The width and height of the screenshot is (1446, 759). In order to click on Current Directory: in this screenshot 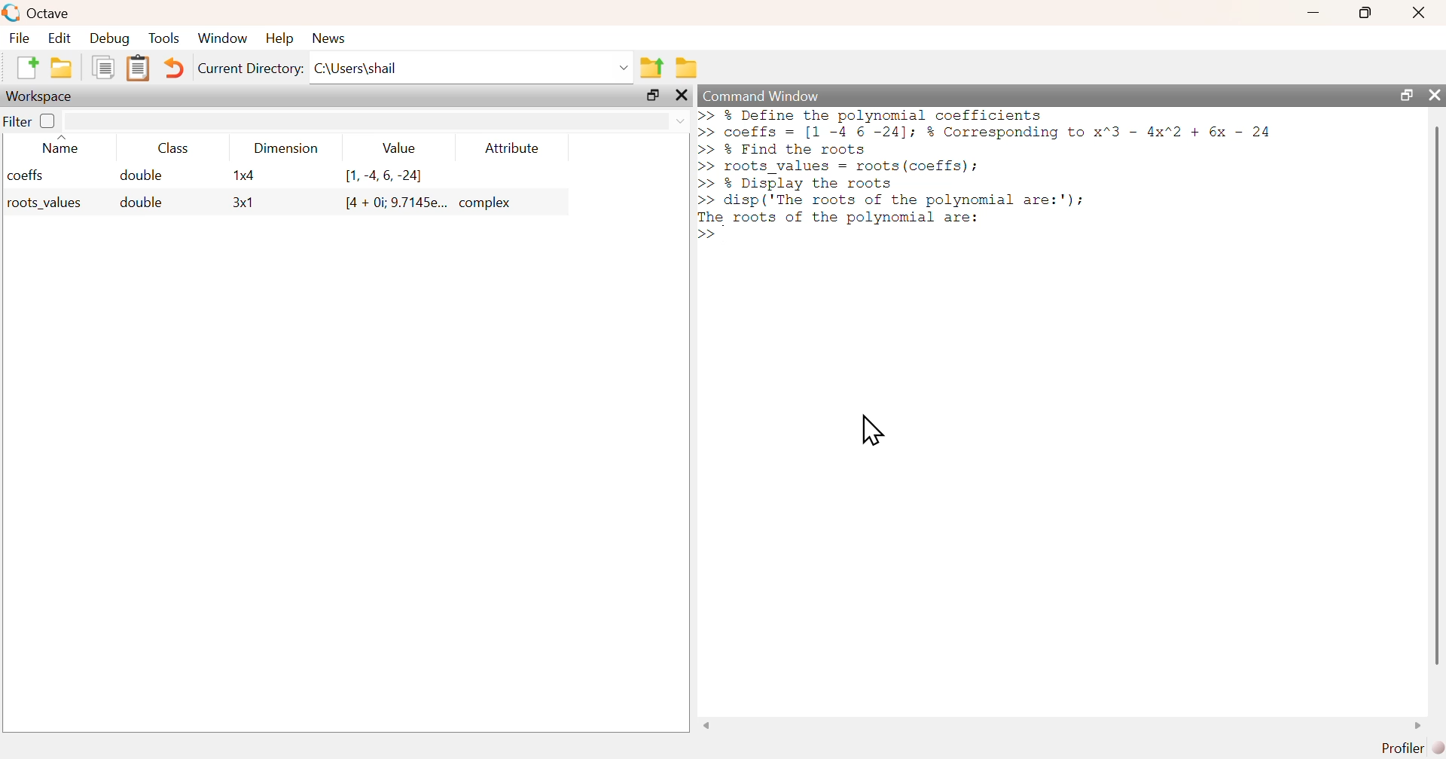, I will do `click(249, 69)`.